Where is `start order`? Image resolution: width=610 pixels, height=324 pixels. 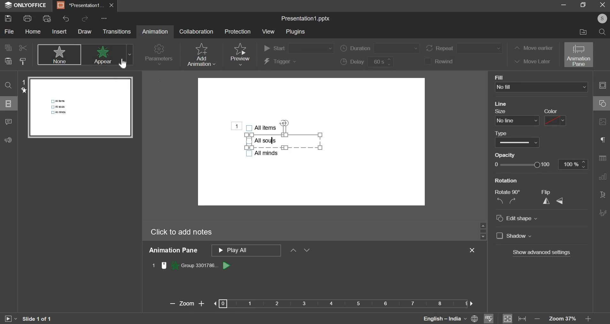
start order is located at coordinates (298, 49).